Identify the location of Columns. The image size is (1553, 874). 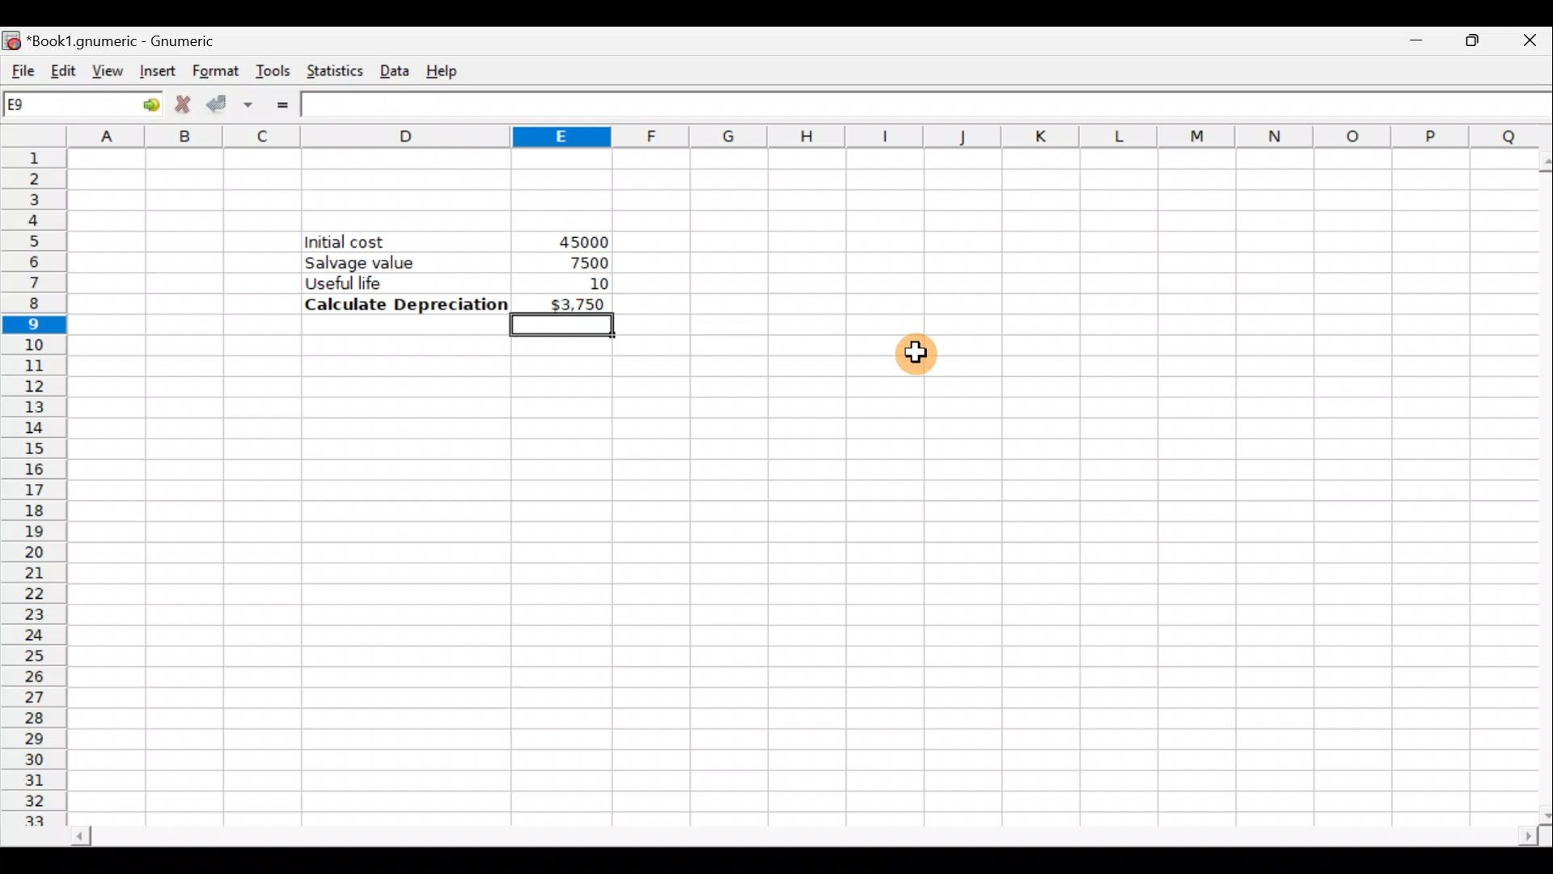
(809, 137).